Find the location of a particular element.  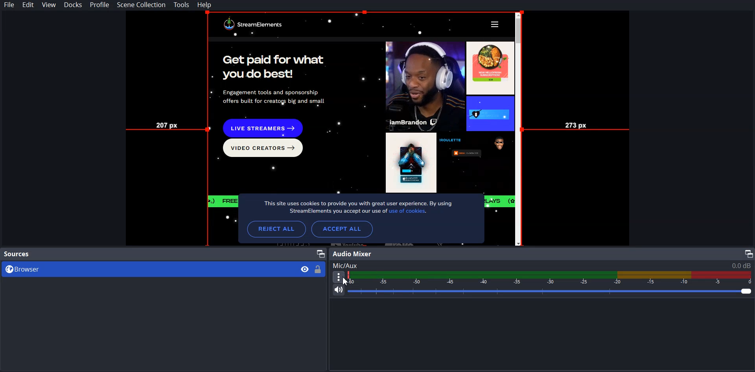

Lock is located at coordinates (318, 269).